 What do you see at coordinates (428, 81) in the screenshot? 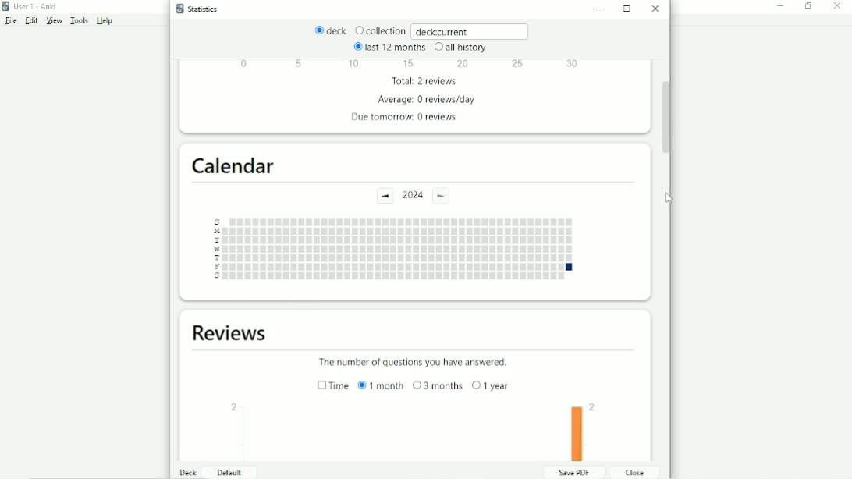
I see `Total: 2 reviews` at bounding box center [428, 81].